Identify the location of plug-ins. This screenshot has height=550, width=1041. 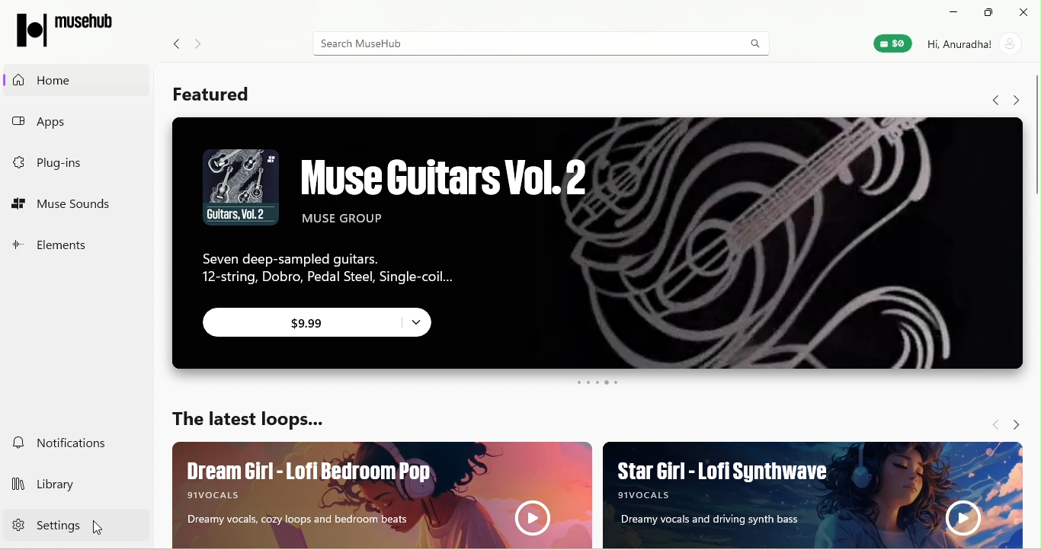
(72, 166).